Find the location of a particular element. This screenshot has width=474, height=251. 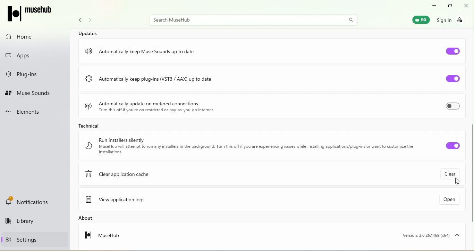

Toggle button is located at coordinates (453, 50).